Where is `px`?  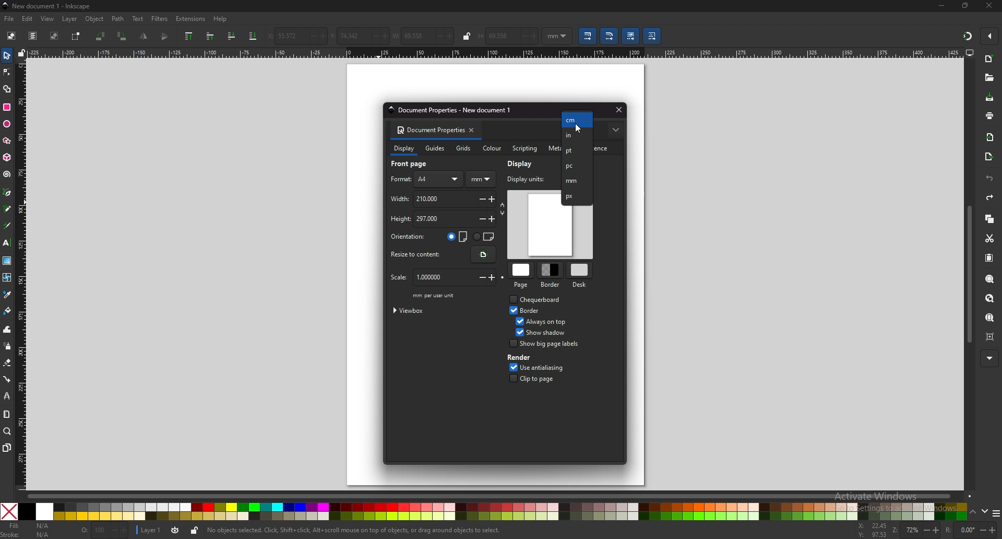 px is located at coordinates (577, 196).